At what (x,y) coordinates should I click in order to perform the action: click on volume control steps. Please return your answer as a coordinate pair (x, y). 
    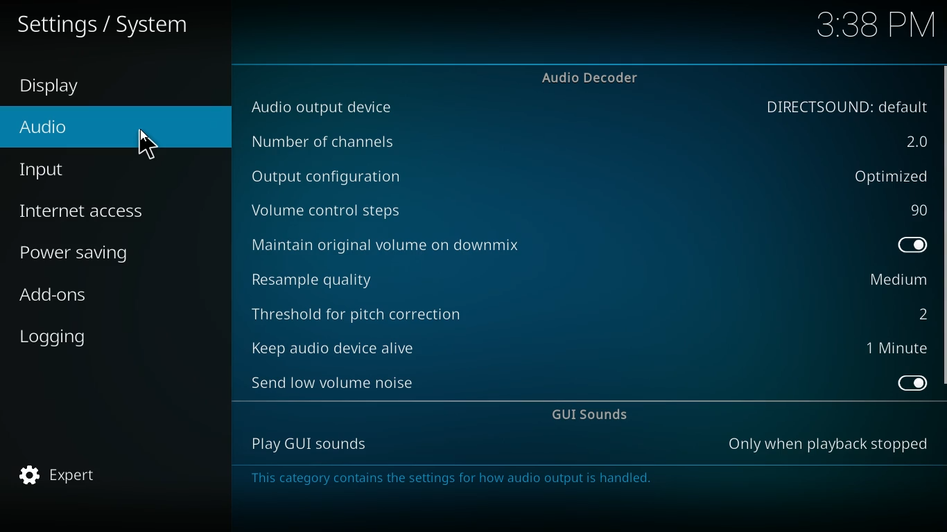
    Looking at the image, I should click on (342, 209).